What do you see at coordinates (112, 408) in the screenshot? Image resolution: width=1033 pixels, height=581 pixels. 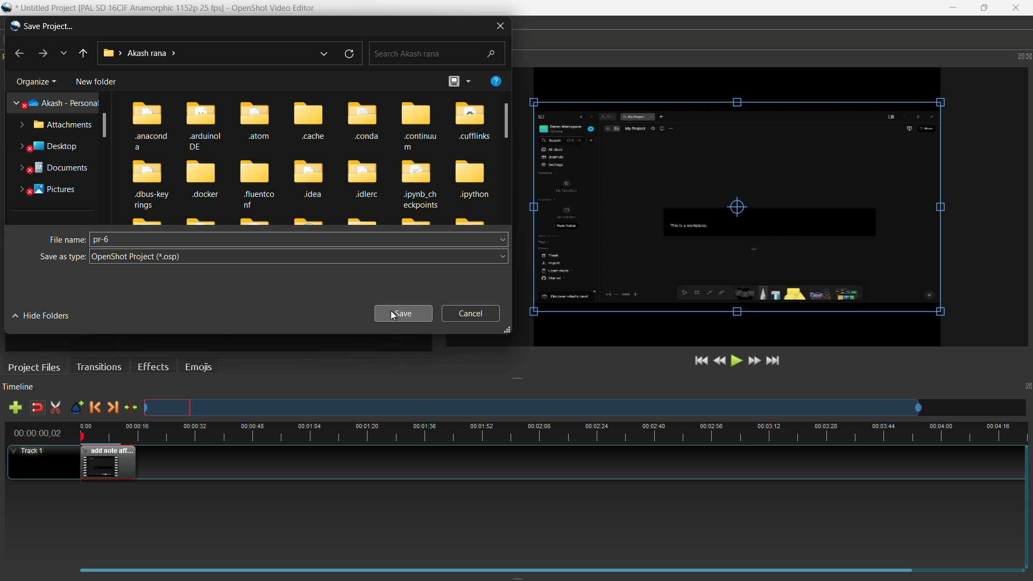 I see `next marker` at bounding box center [112, 408].